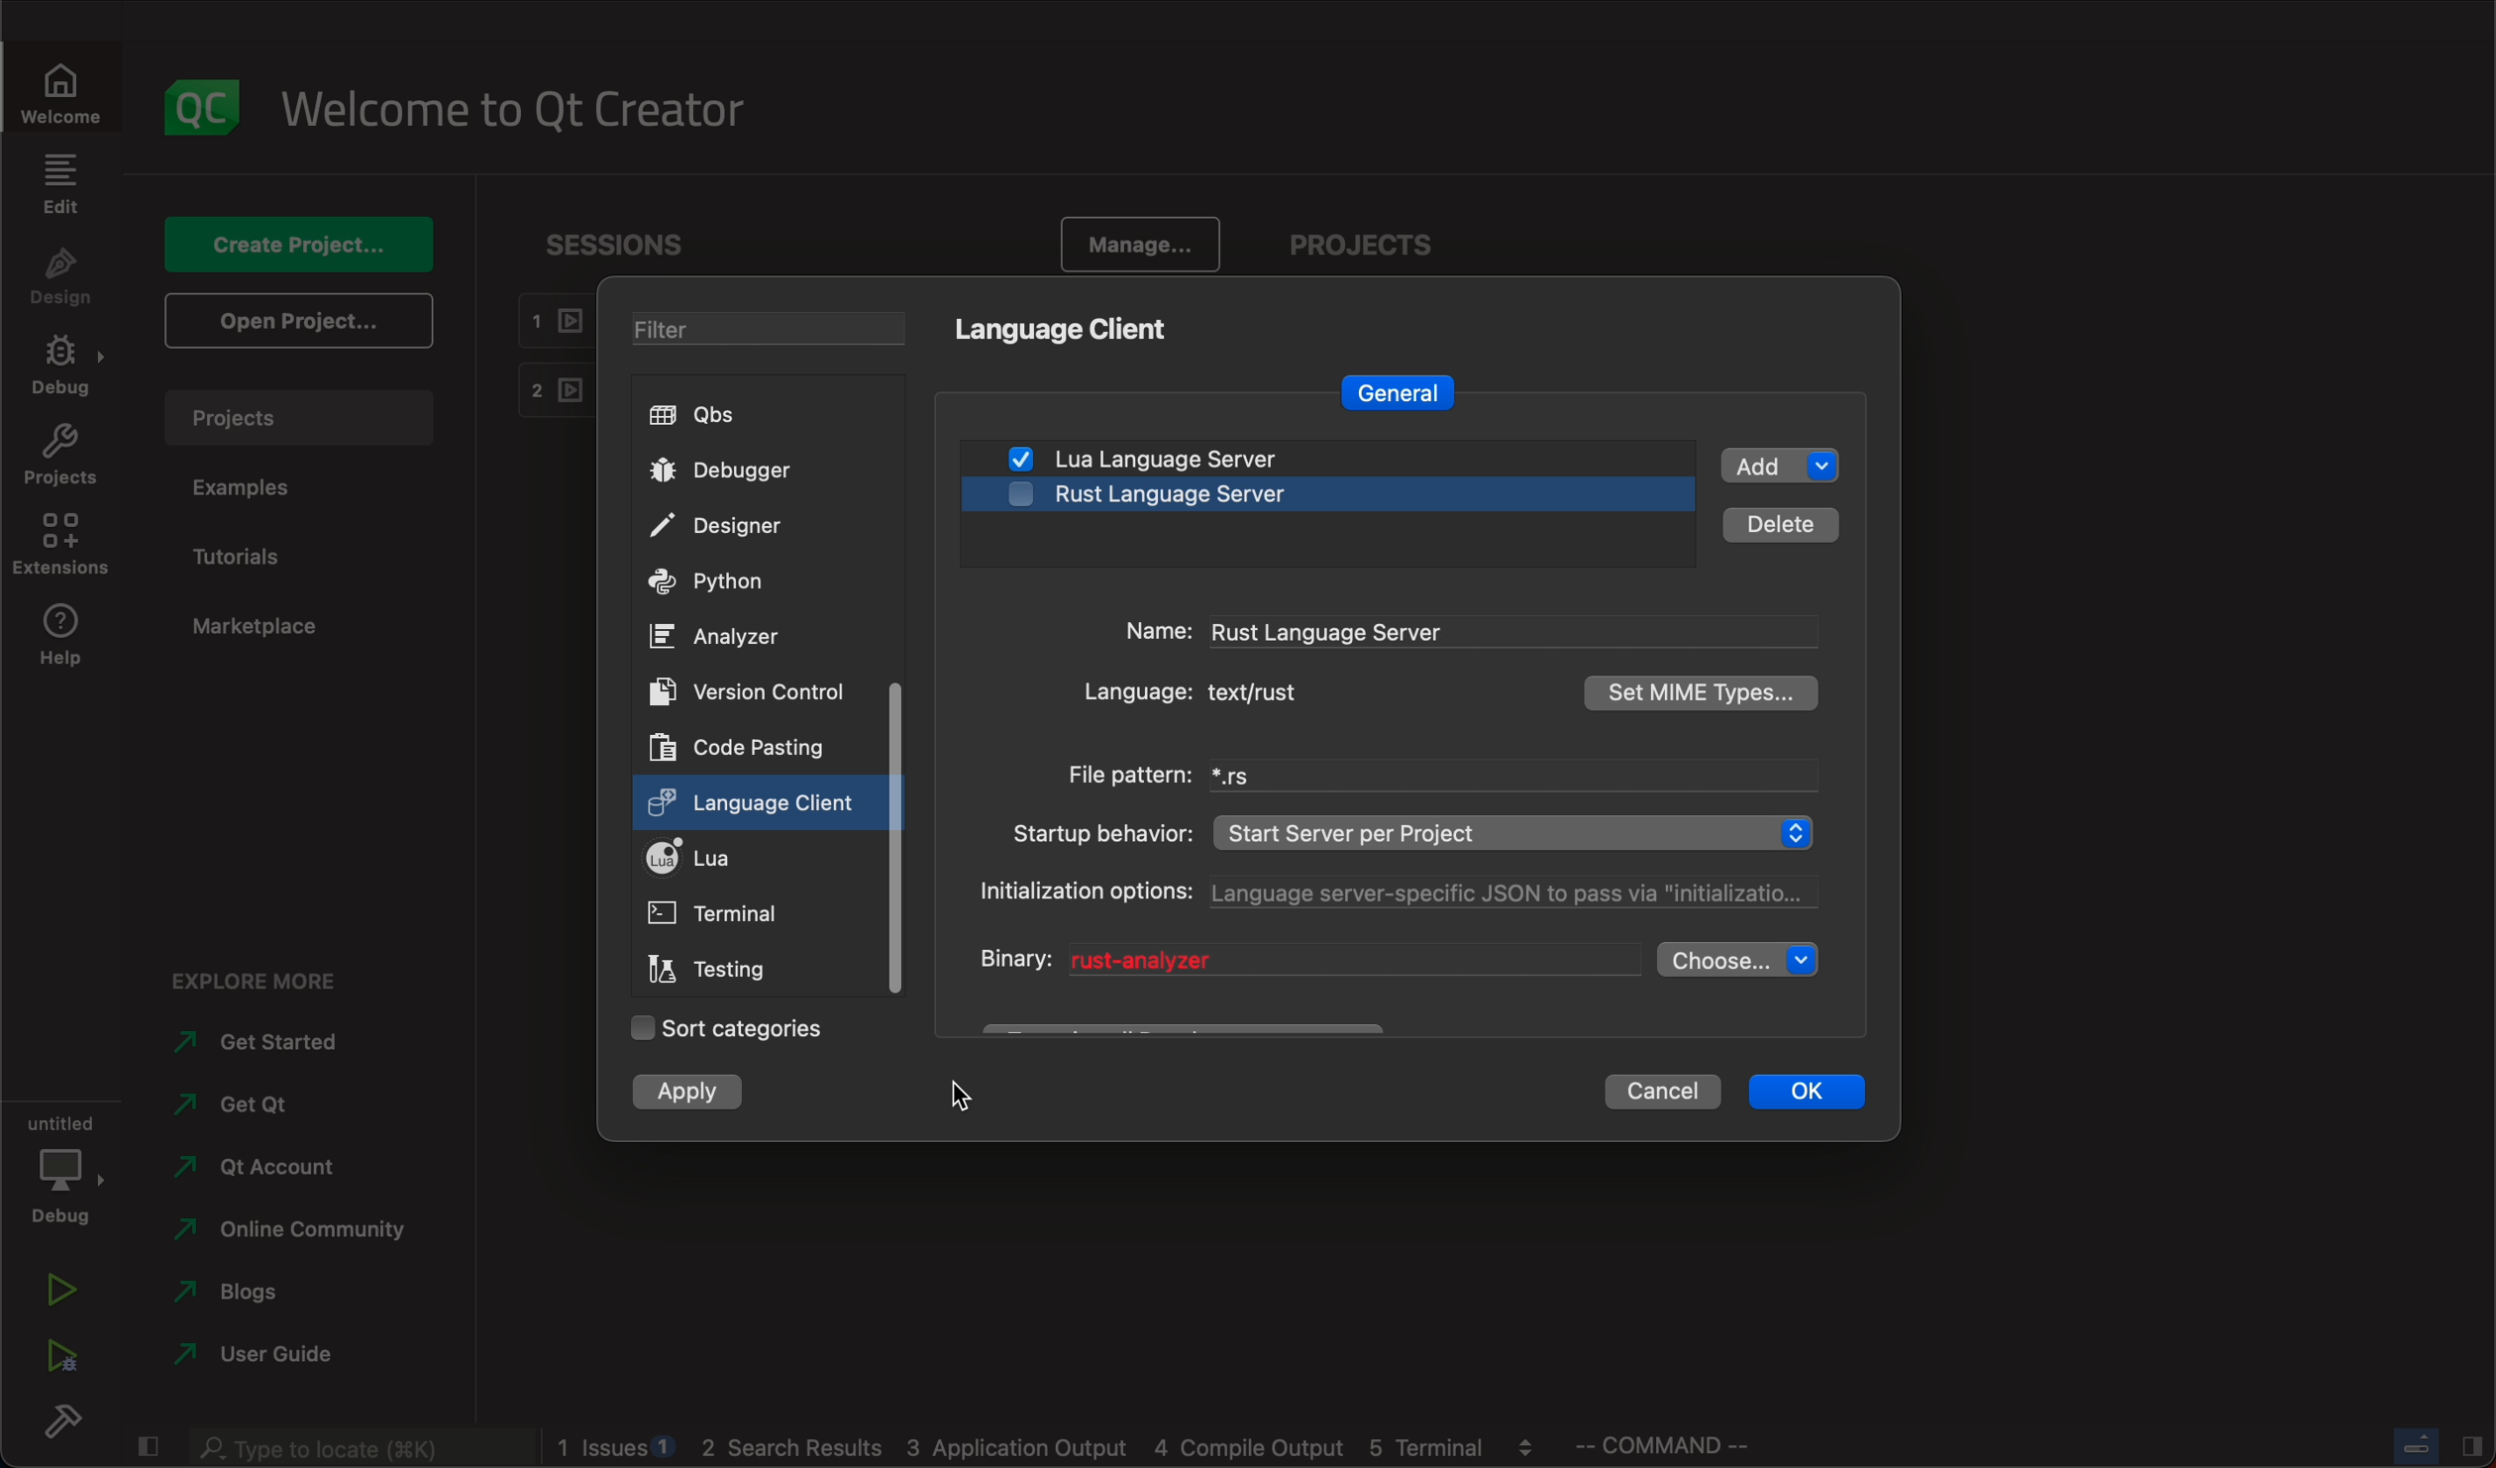  What do you see at coordinates (207, 107) in the screenshot?
I see `logo` at bounding box center [207, 107].